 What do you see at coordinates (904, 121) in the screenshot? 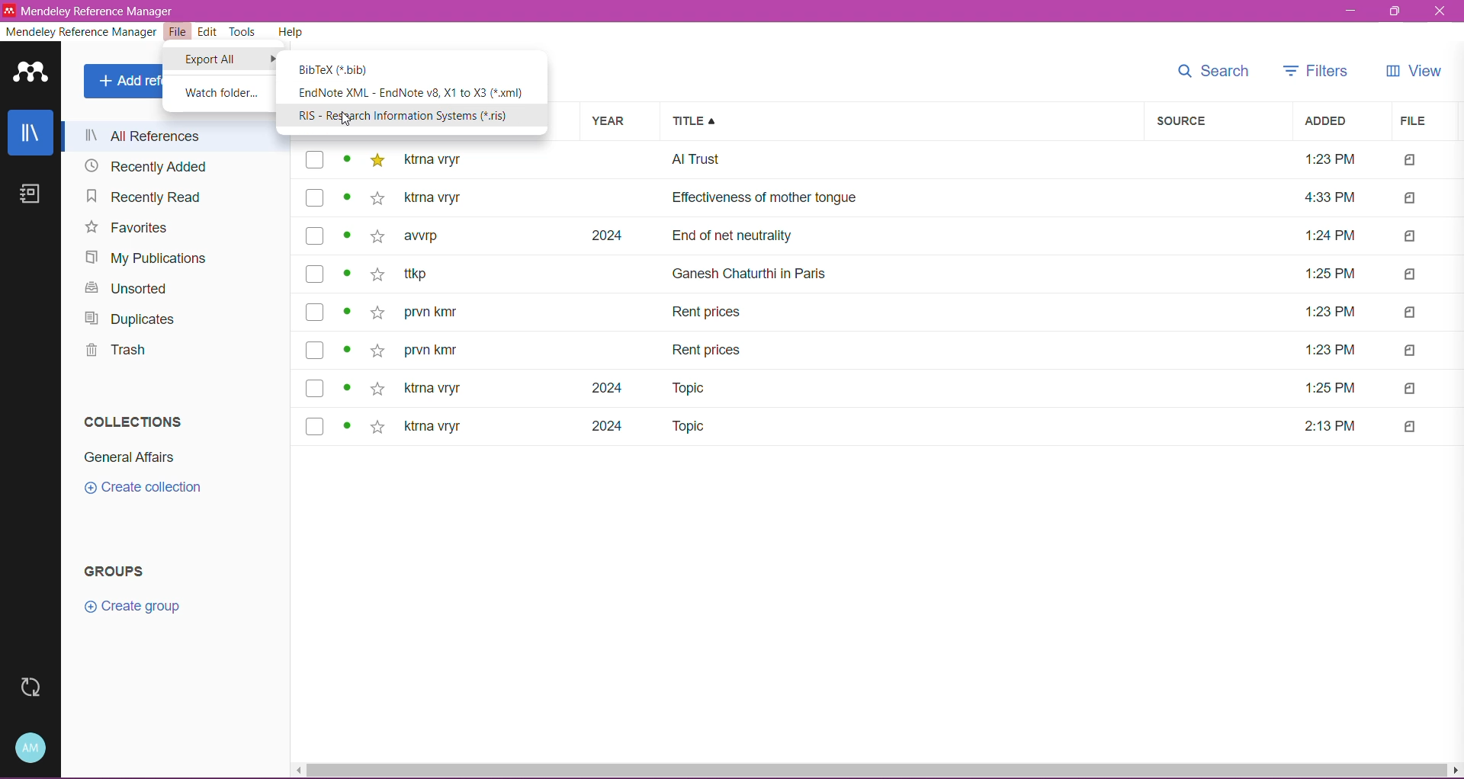
I see `Title` at bounding box center [904, 121].